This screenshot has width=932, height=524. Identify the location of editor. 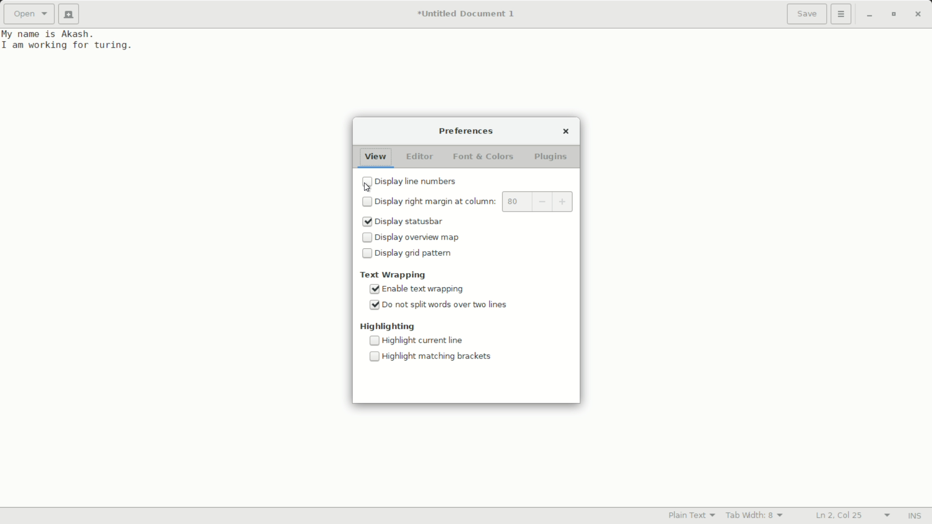
(421, 158).